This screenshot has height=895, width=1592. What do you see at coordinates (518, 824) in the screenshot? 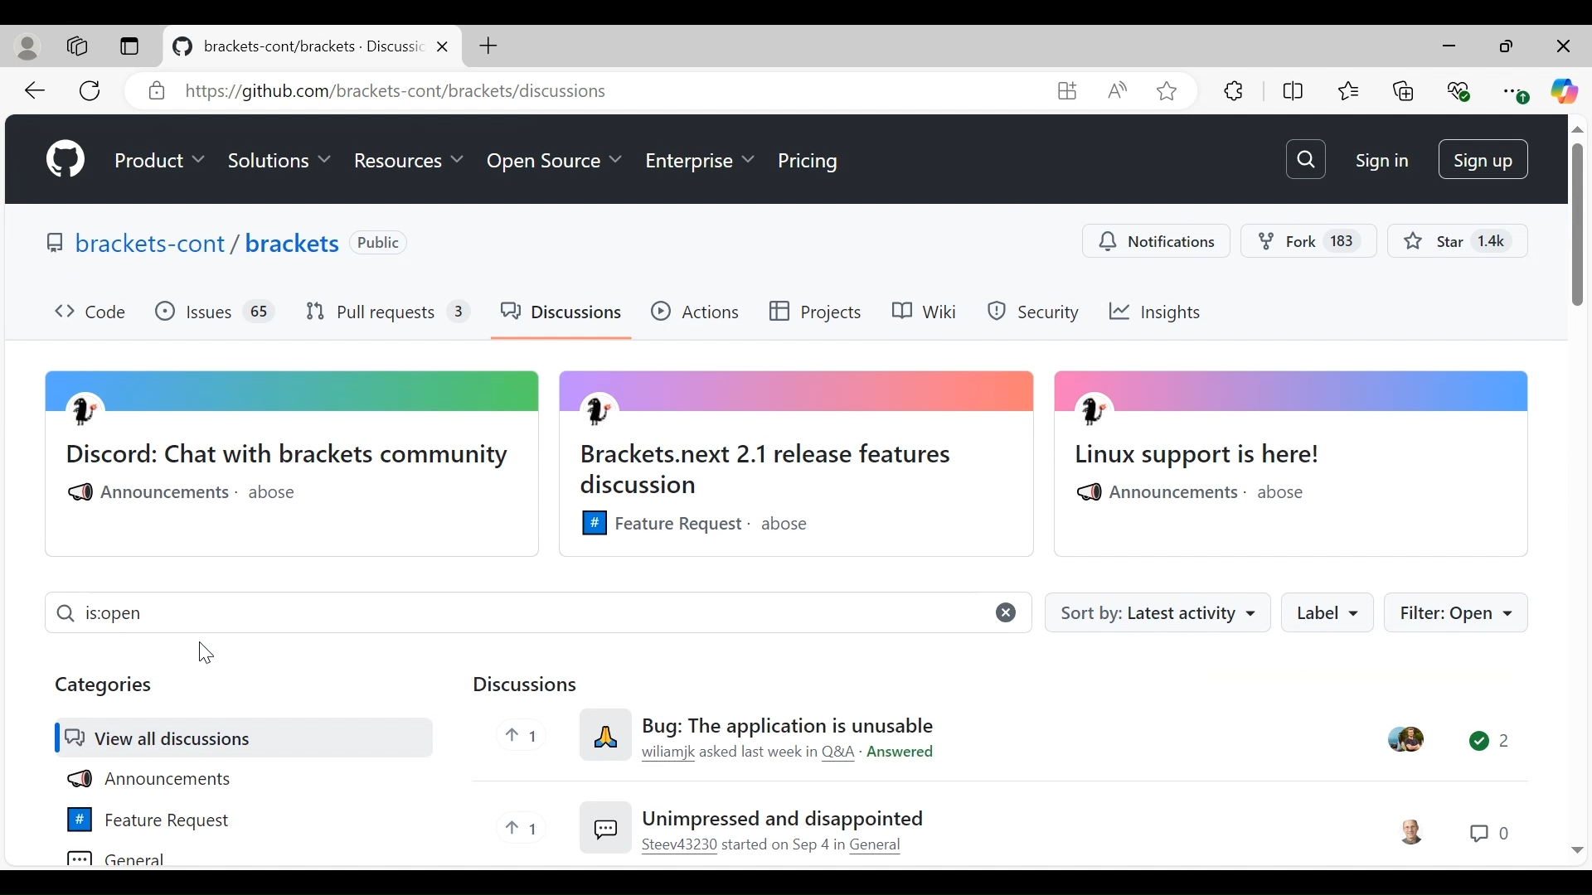
I see `Upvote` at bounding box center [518, 824].